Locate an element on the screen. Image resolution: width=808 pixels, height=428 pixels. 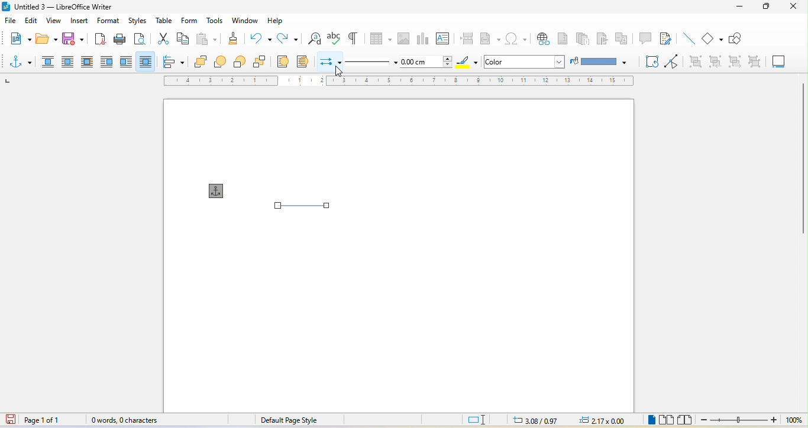
fill color is located at coordinates (600, 61).